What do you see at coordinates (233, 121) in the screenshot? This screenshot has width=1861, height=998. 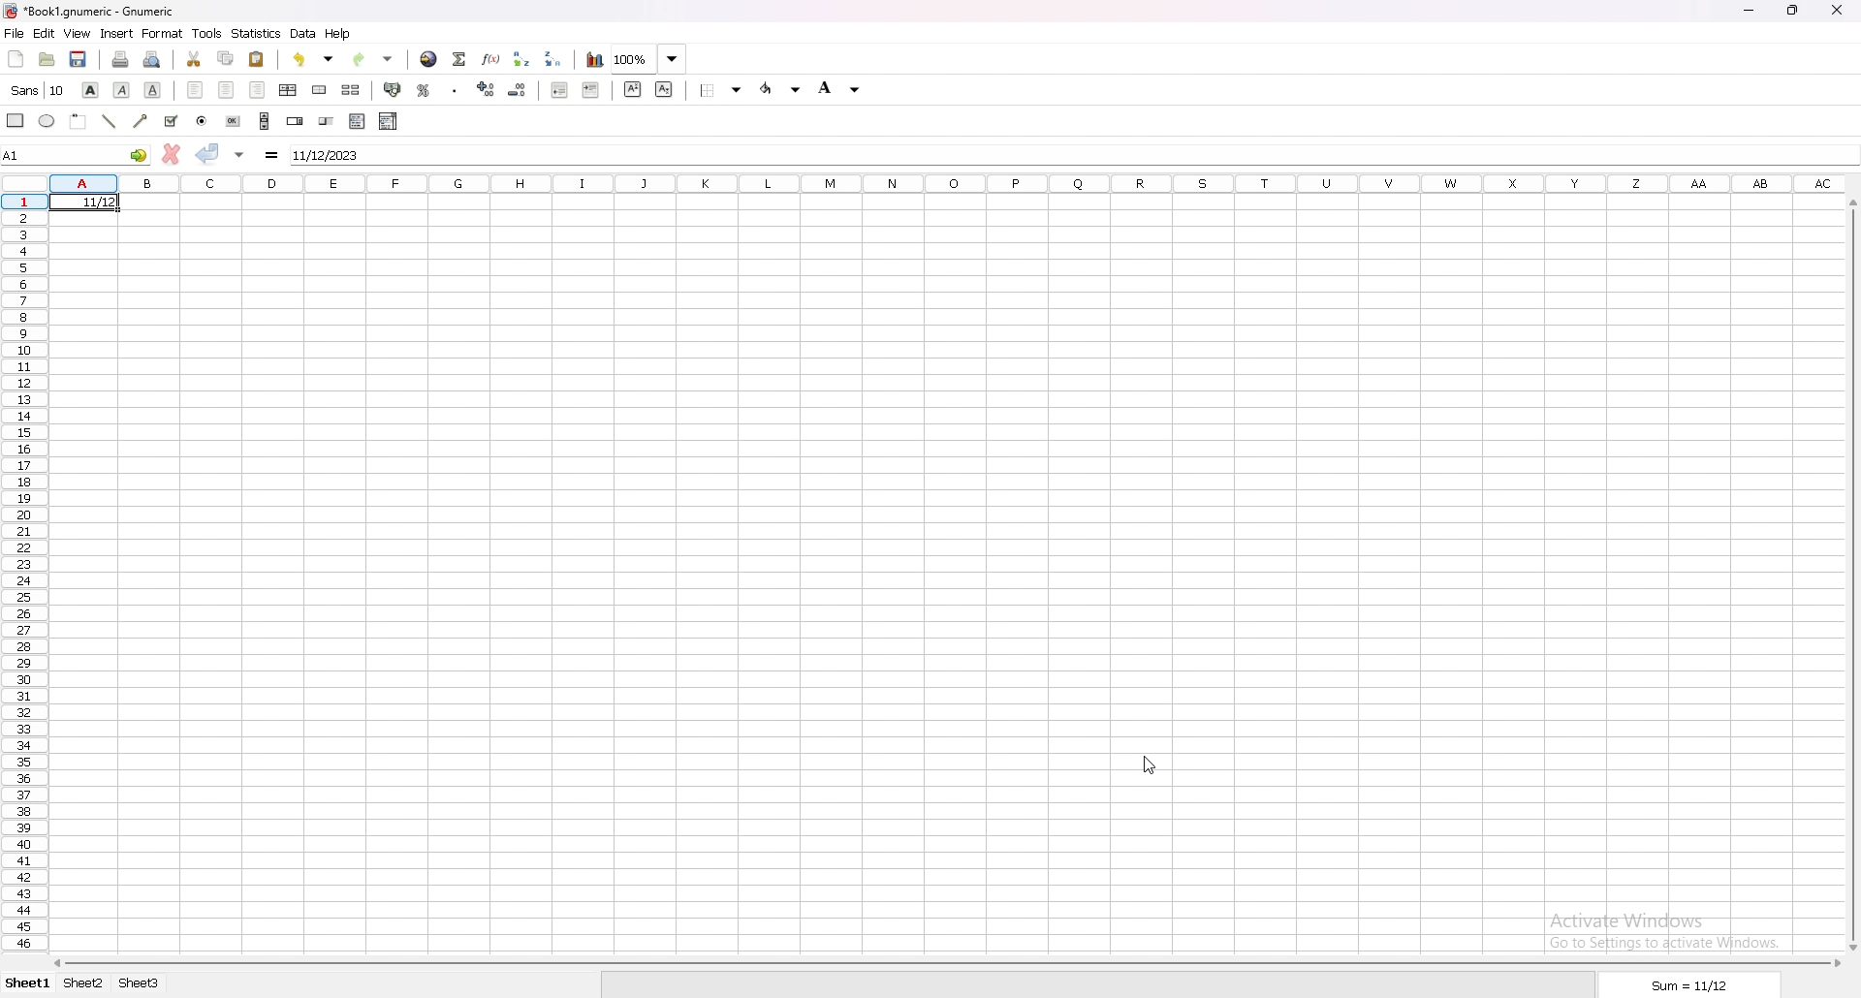 I see `button` at bounding box center [233, 121].